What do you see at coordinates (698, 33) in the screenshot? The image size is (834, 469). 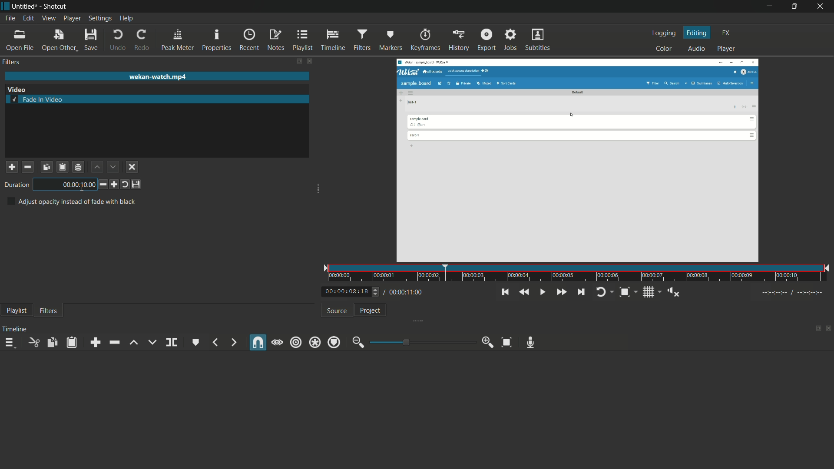 I see `editing` at bounding box center [698, 33].